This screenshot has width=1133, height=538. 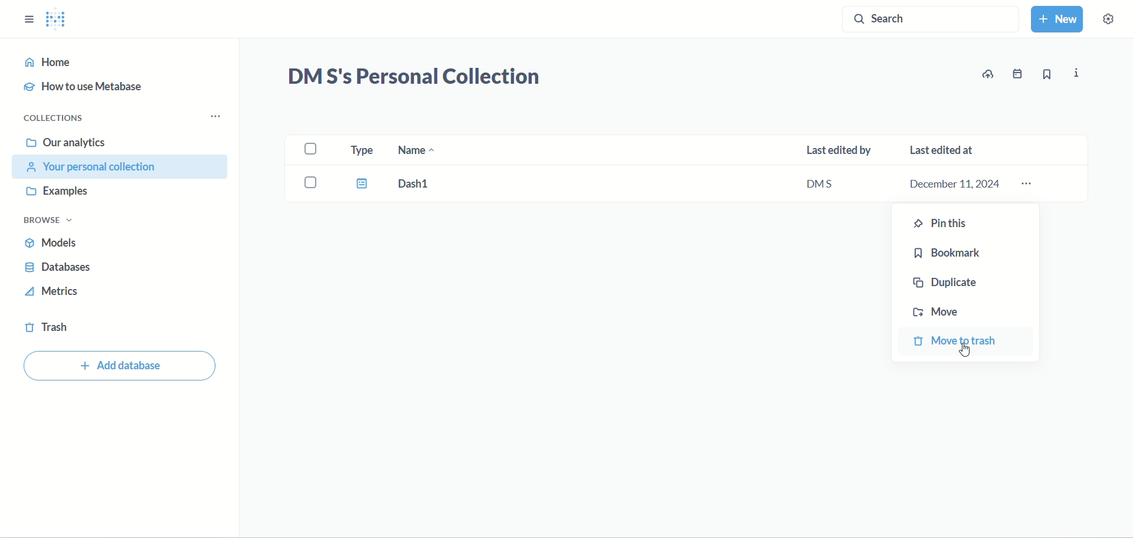 I want to click on DMS , so click(x=827, y=185).